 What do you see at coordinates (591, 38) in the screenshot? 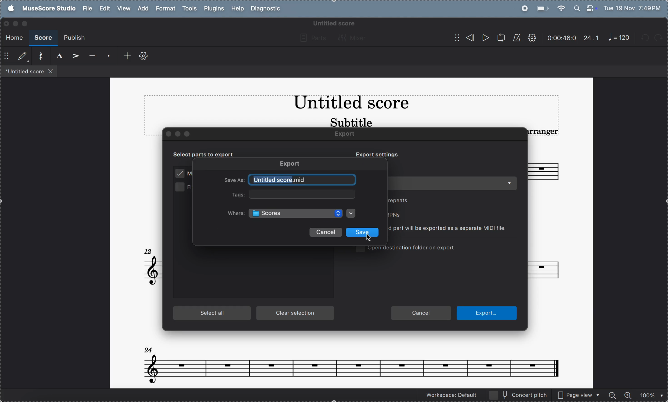
I see `24.1` at bounding box center [591, 38].